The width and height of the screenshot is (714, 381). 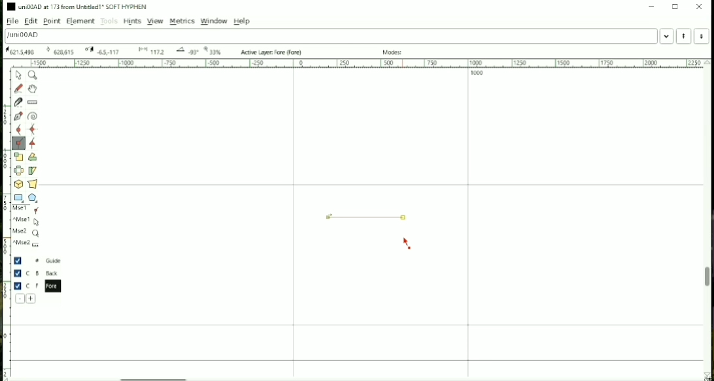 I want to click on Next Word, so click(x=704, y=36).